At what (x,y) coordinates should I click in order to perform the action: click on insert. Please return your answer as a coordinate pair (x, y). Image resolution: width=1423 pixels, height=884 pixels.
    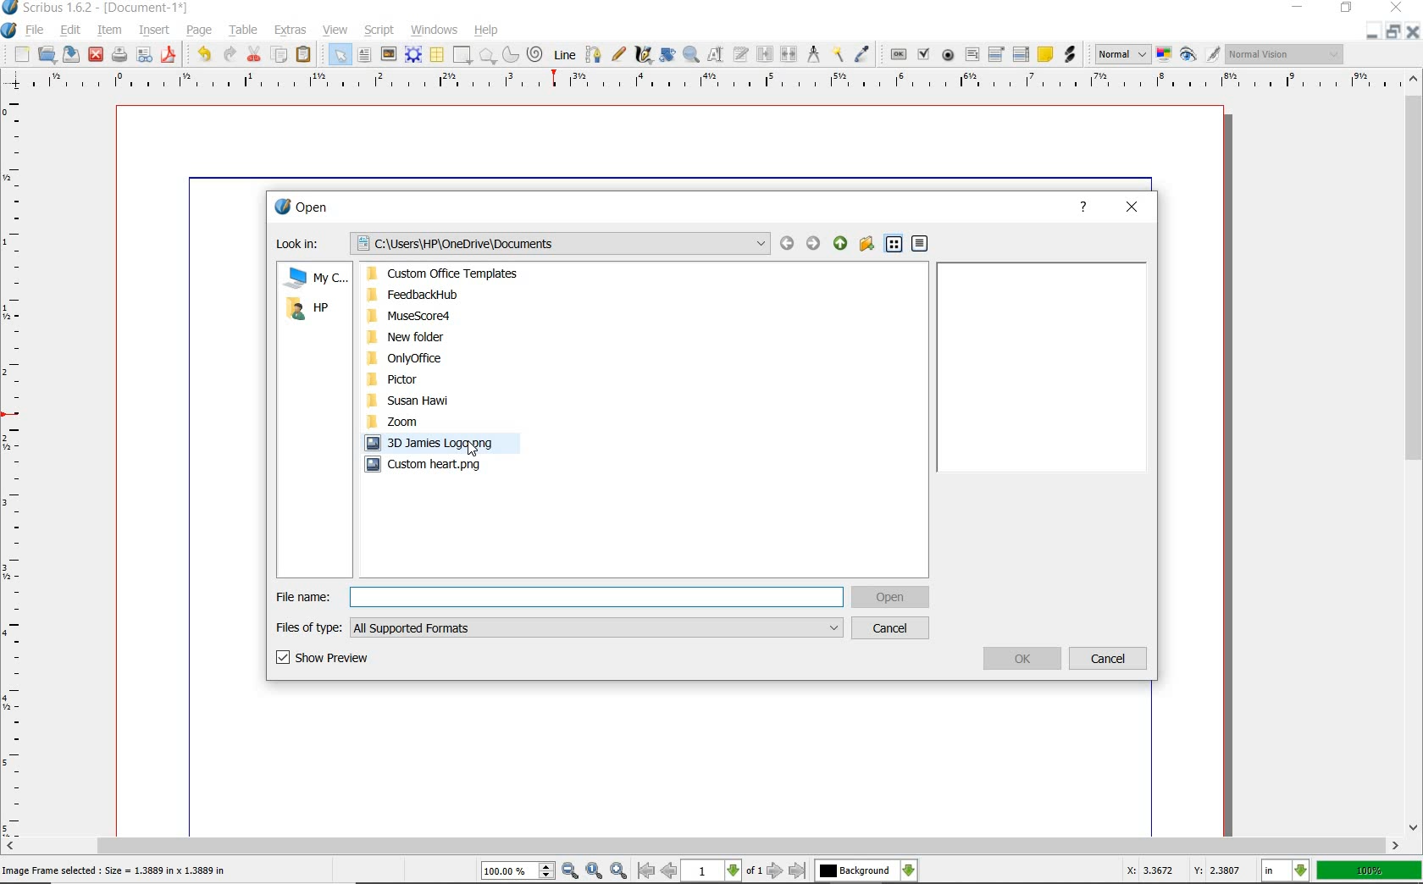
    Looking at the image, I should click on (155, 30).